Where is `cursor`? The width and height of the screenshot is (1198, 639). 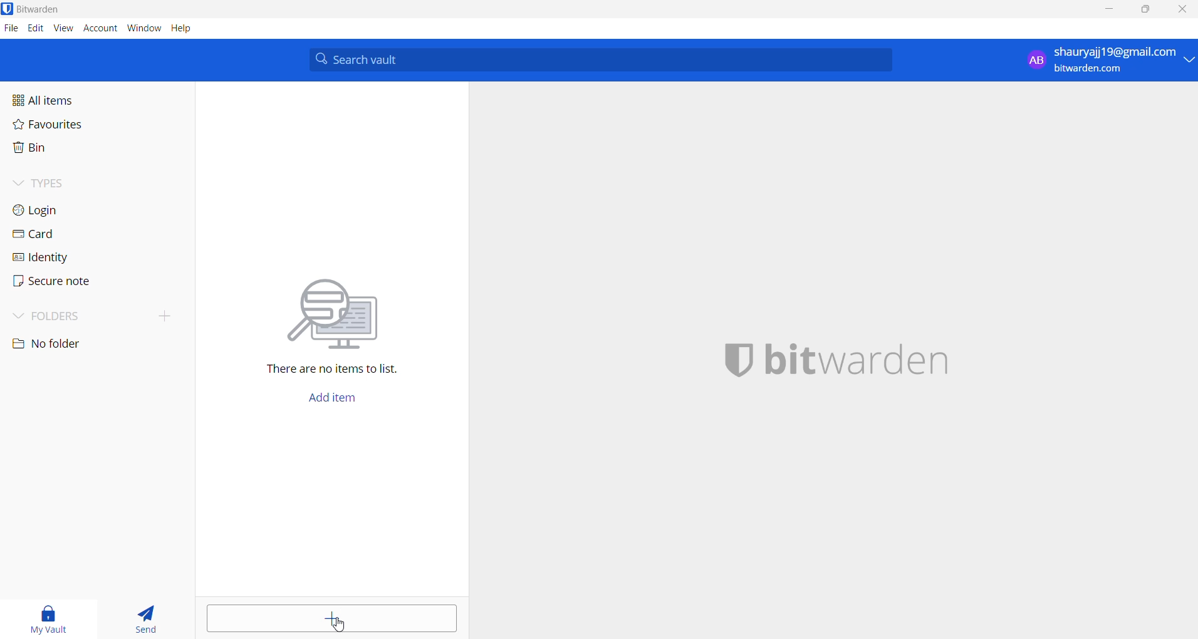
cursor is located at coordinates (342, 624).